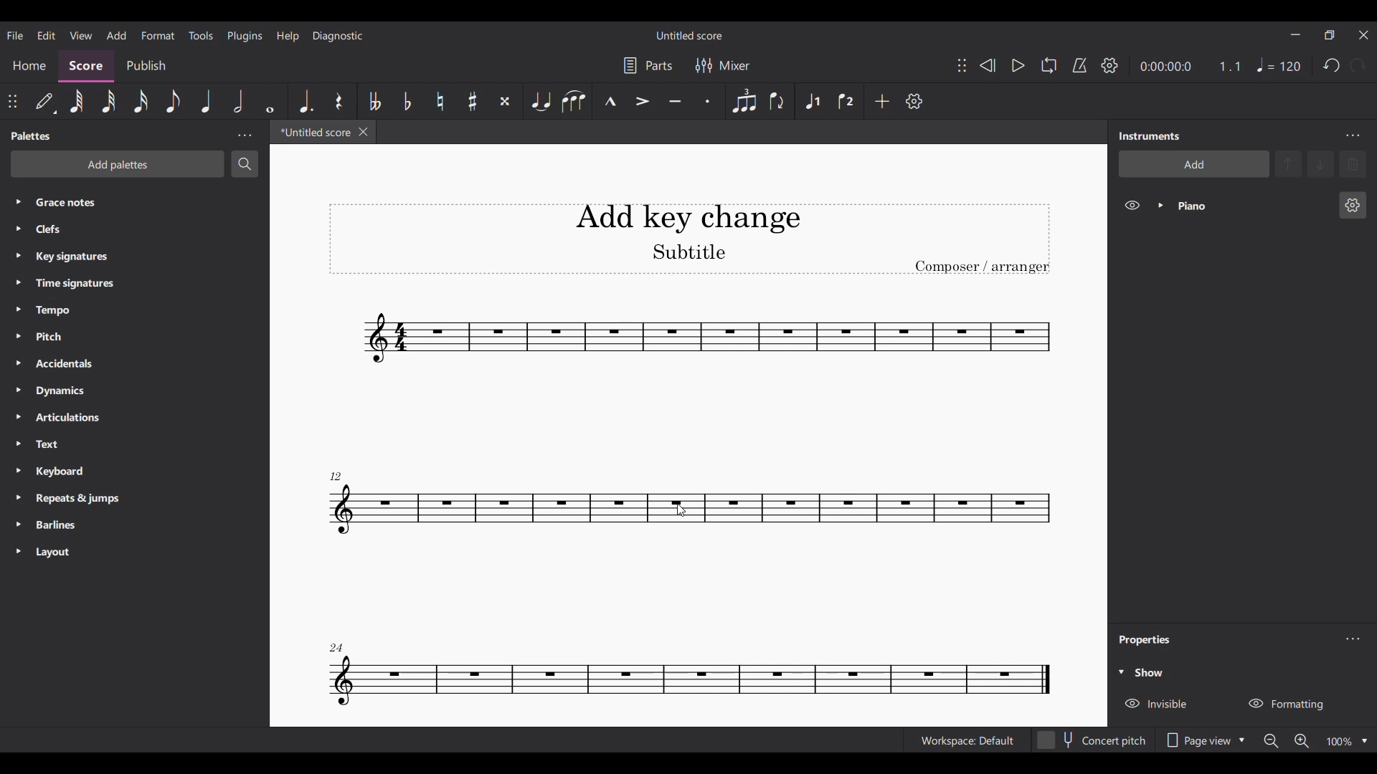  What do you see at coordinates (245, 135) in the screenshot?
I see `Palettes settings ` at bounding box center [245, 135].